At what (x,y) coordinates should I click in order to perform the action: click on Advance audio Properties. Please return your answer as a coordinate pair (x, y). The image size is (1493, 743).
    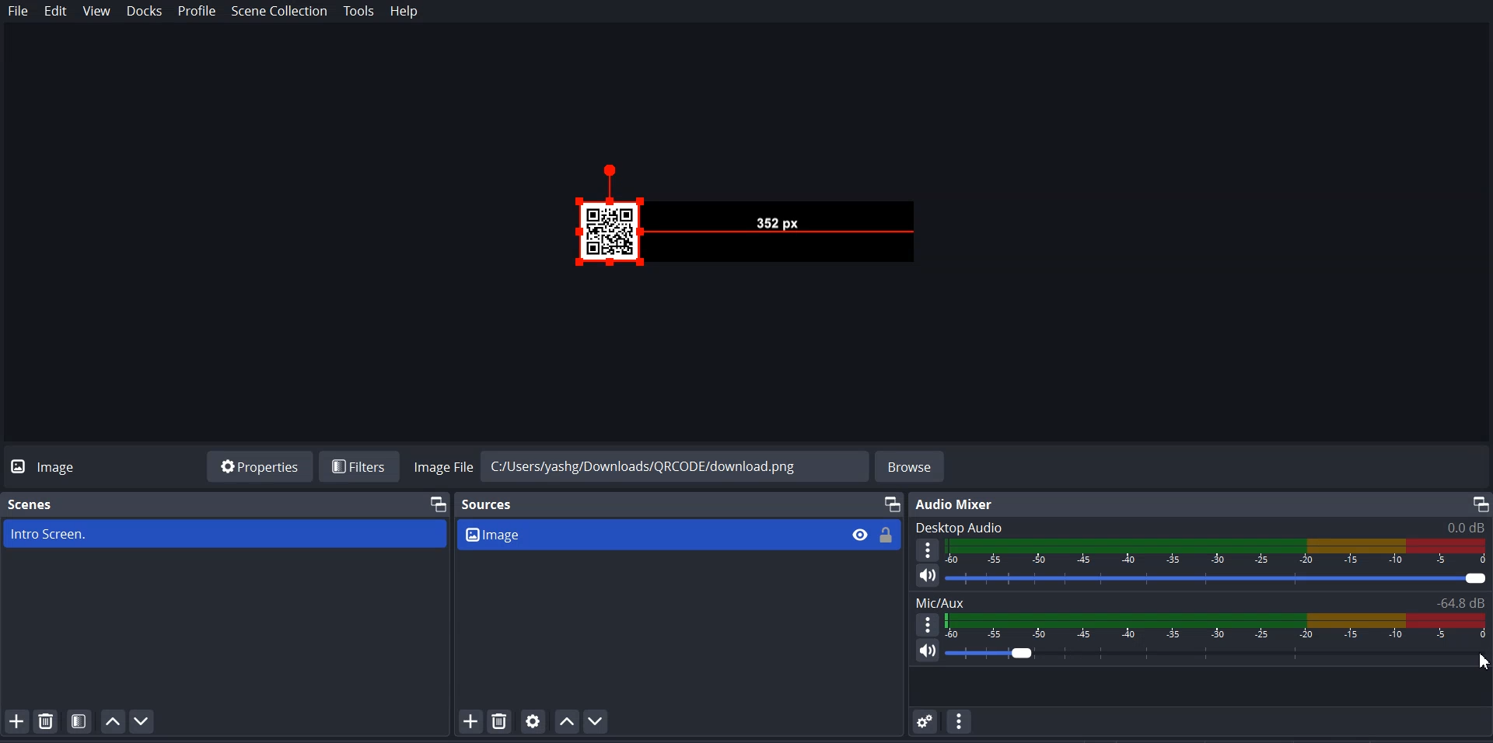
    Looking at the image, I should click on (926, 720).